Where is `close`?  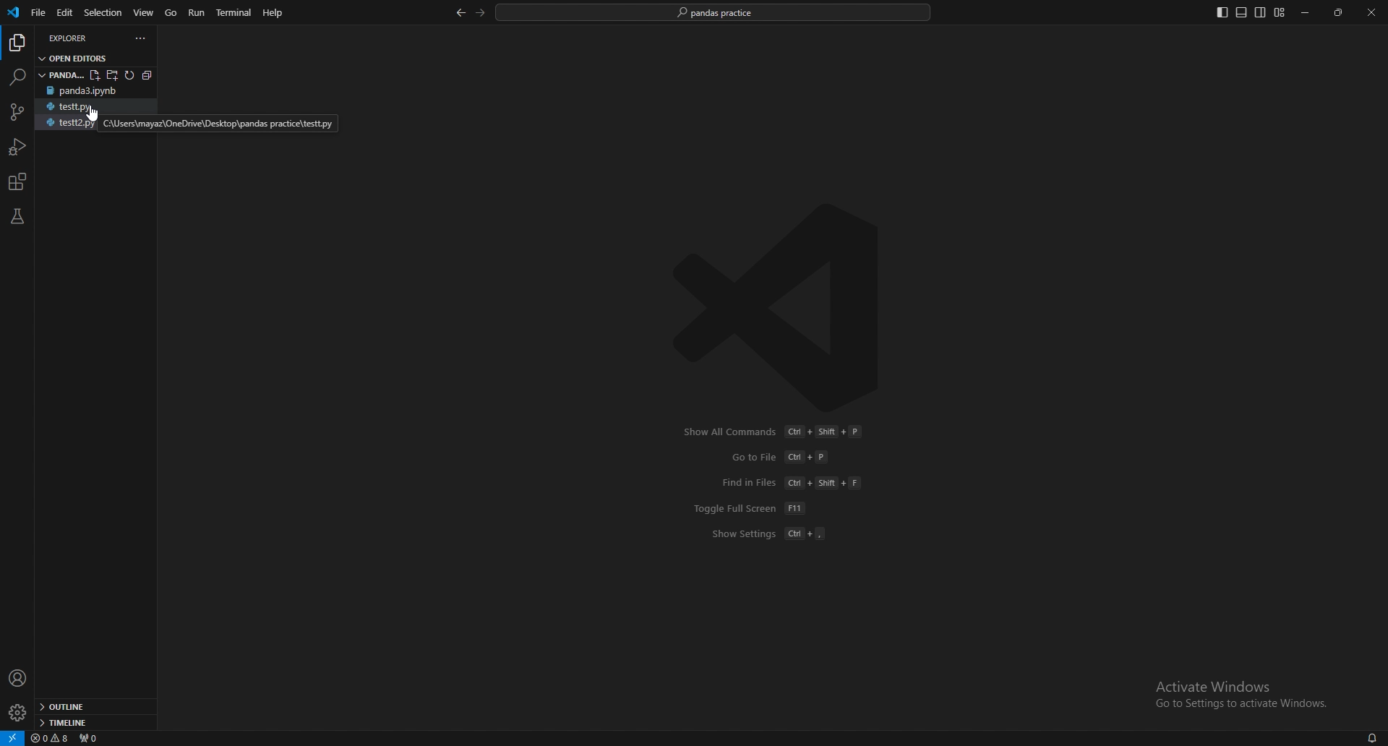 close is located at coordinates (1371, 12).